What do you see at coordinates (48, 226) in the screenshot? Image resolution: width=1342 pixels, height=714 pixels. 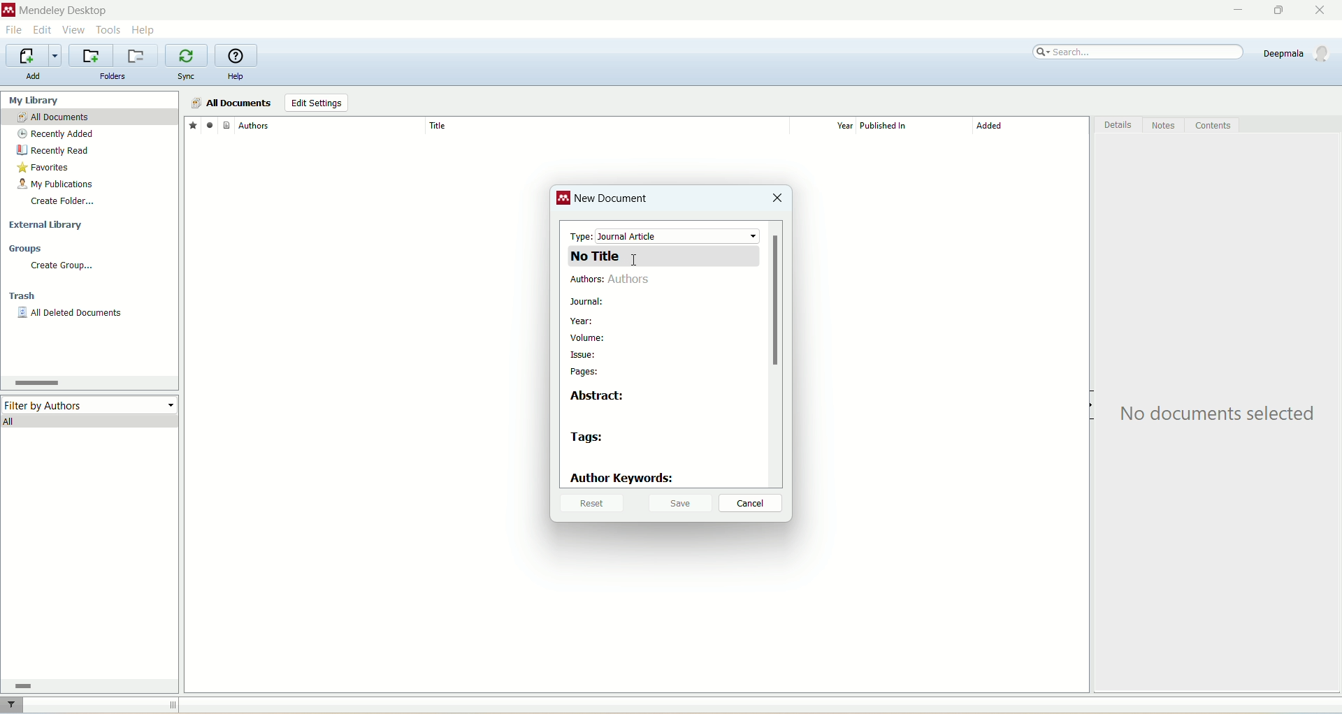 I see `external library` at bounding box center [48, 226].